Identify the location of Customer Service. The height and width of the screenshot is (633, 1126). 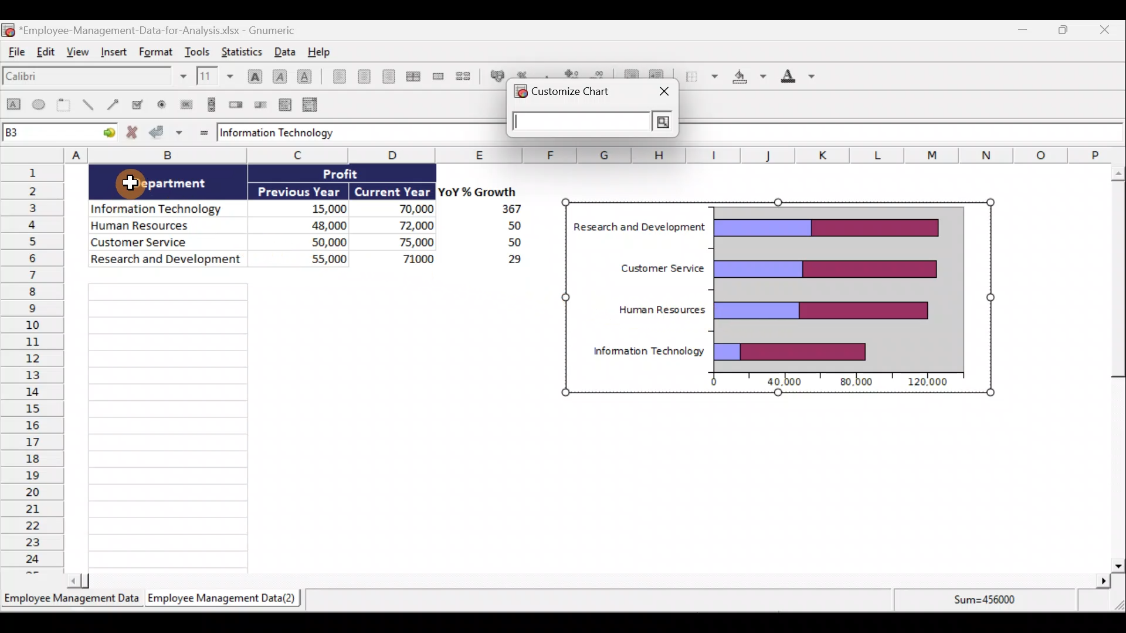
(170, 243).